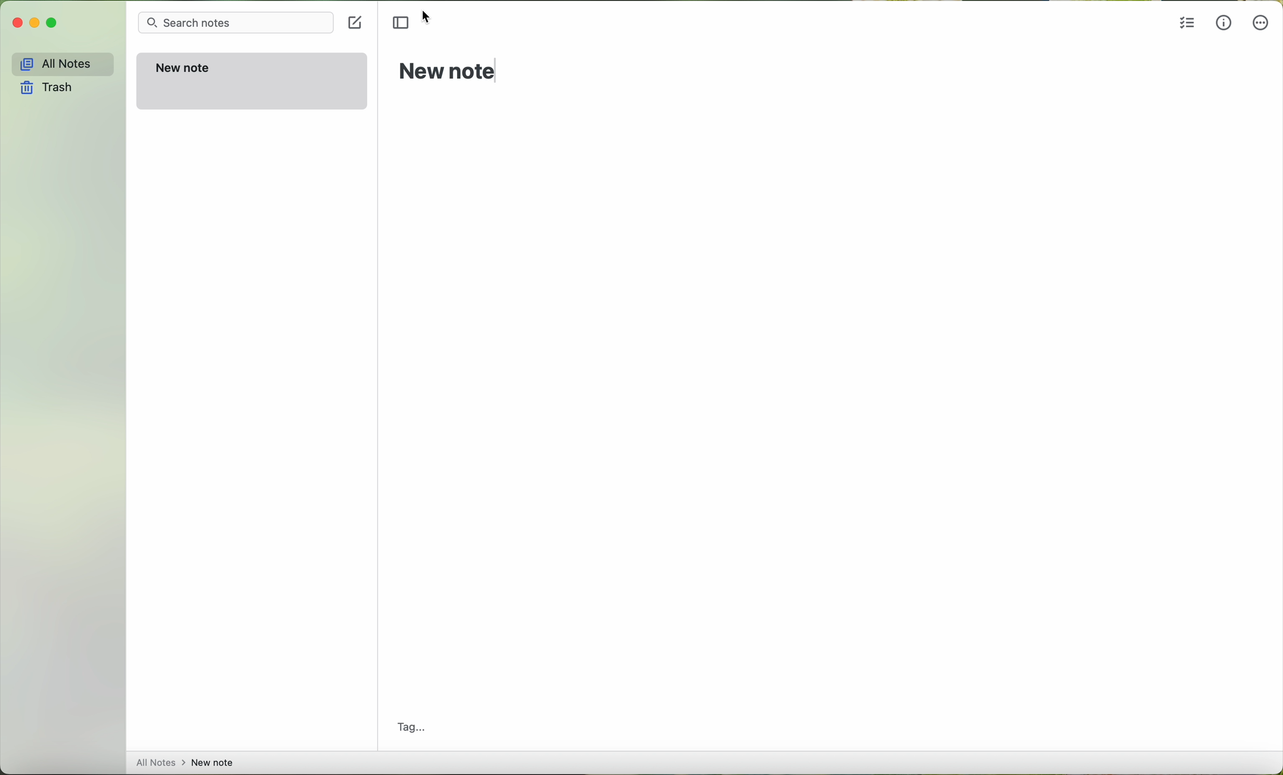 The width and height of the screenshot is (1283, 775). Describe the element at coordinates (1187, 26) in the screenshot. I see `insert checklist` at that location.